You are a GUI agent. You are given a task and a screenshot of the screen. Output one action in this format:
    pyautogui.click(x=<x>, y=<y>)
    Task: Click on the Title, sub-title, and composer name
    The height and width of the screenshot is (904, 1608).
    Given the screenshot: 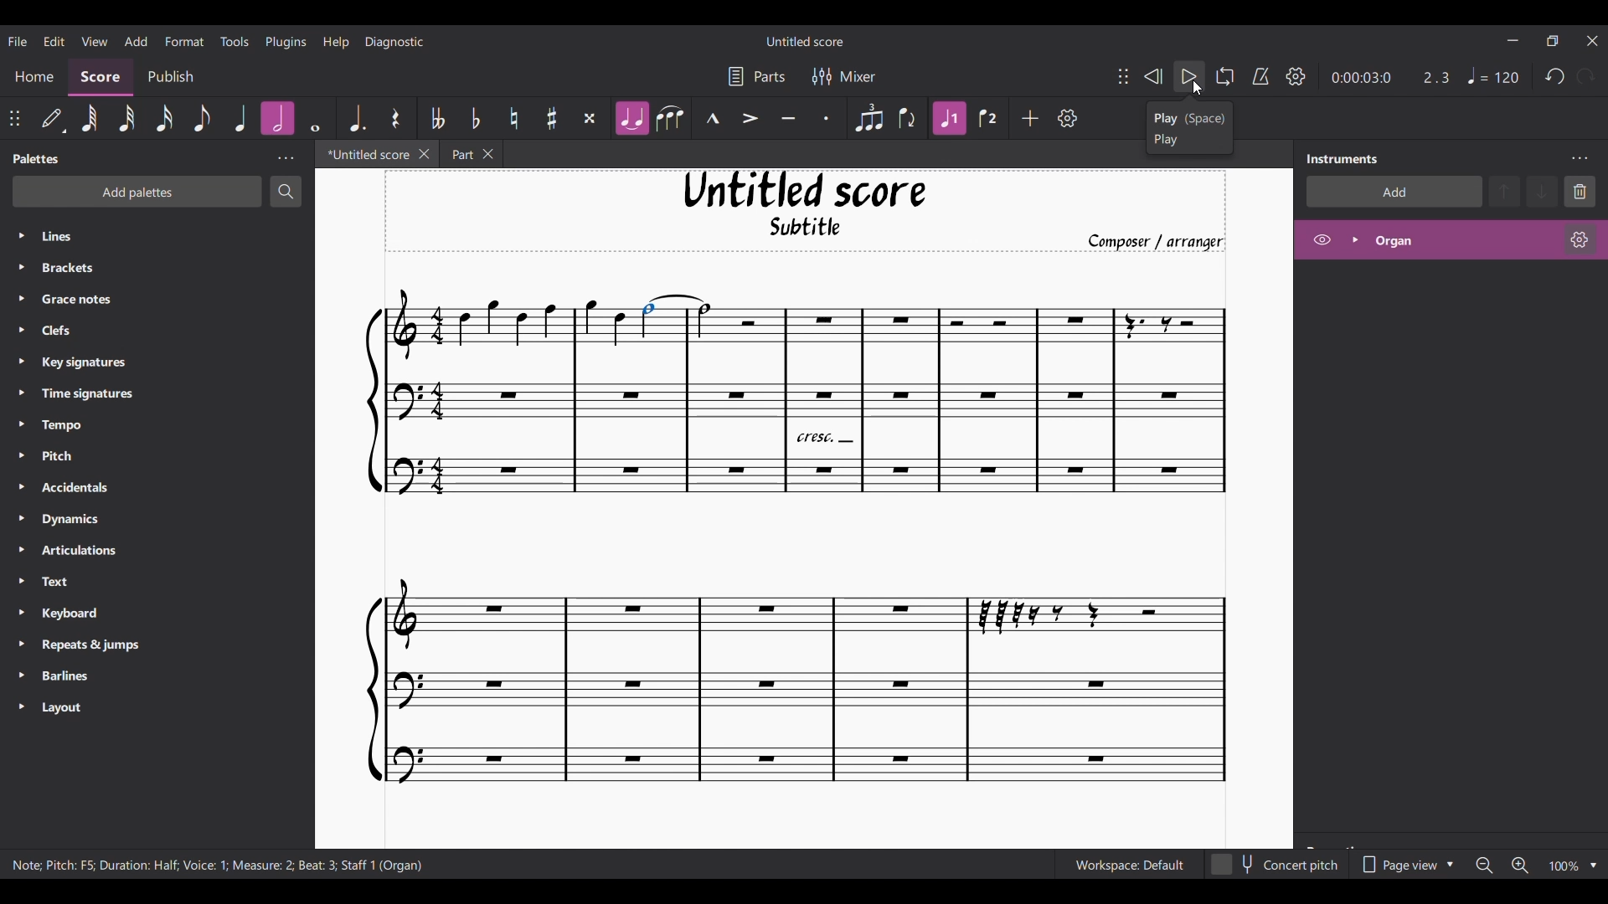 What is the action you would take?
    pyautogui.click(x=815, y=212)
    